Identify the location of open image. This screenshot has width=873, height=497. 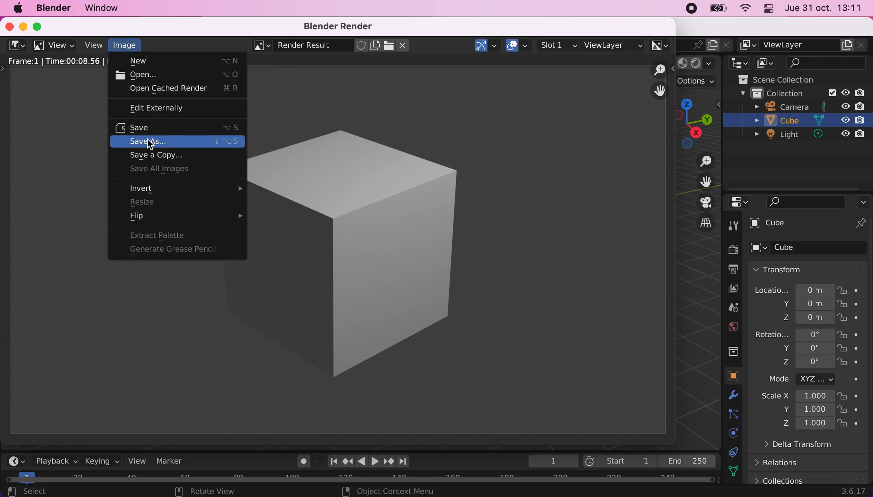
(388, 45).